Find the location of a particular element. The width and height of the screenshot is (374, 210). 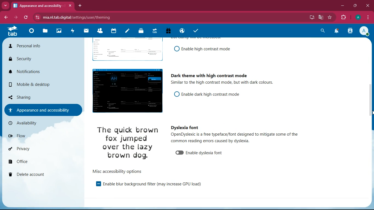

minimize is located at coordinates (341, 6).